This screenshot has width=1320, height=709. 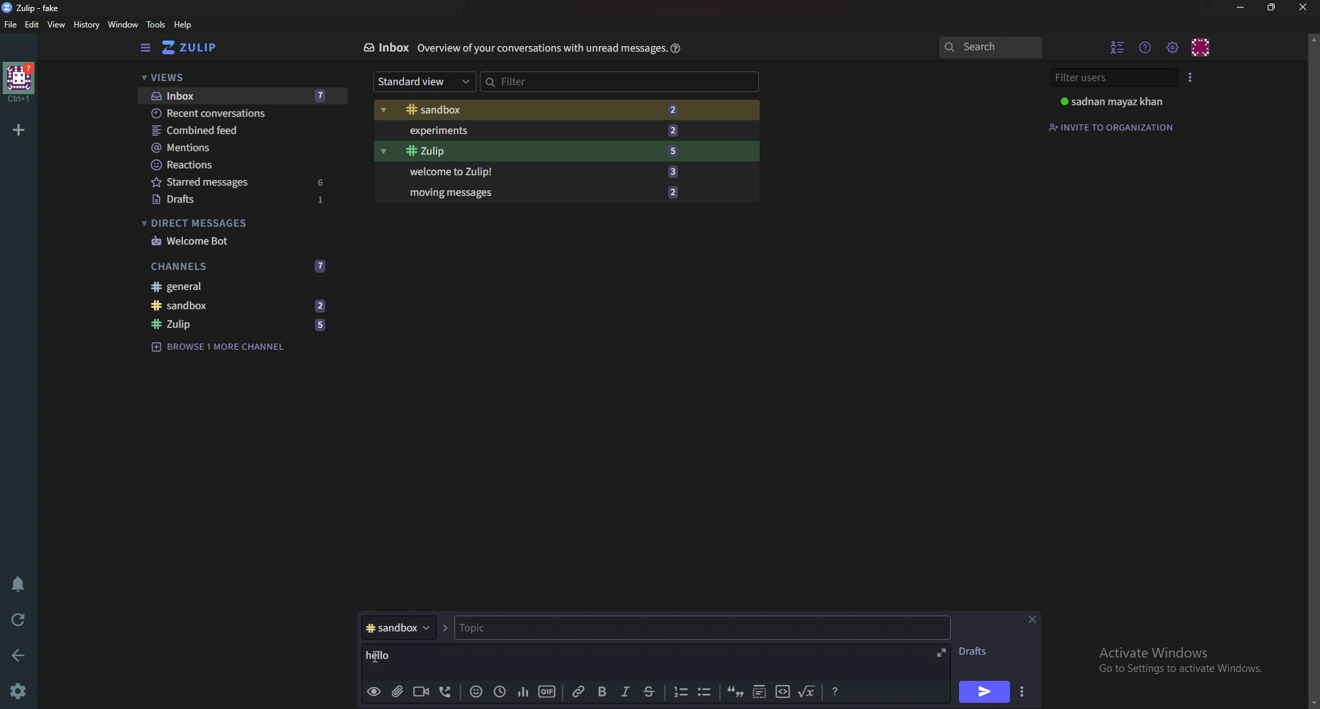 I want to click on File, so click(x=11, y=25).